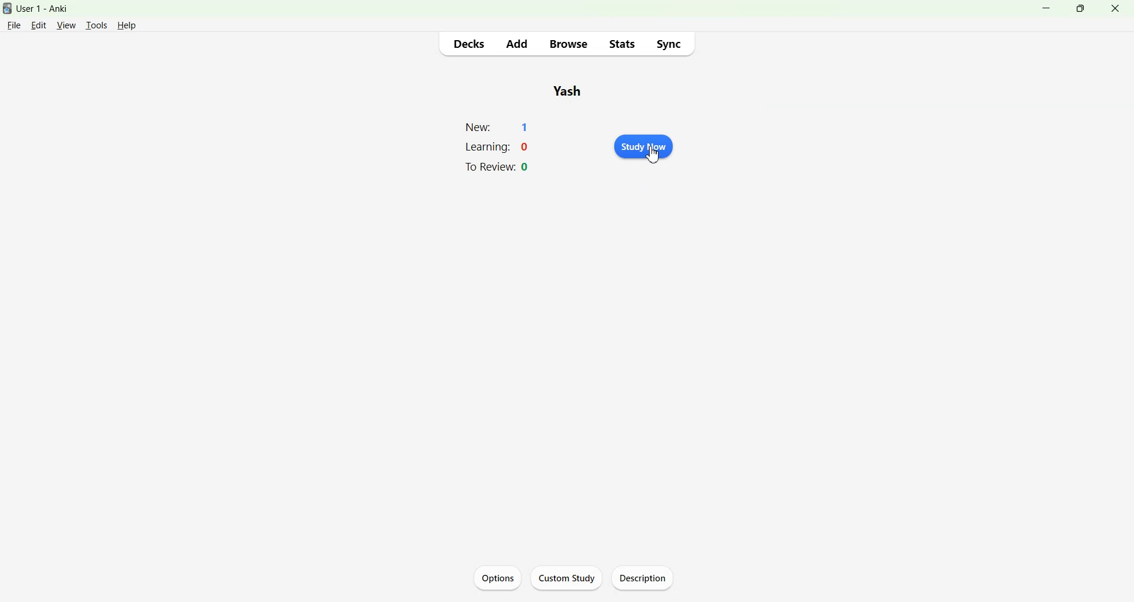 This screenshot has width=1134, height=602. Describe the element at coordinates (570, 577) in the screenshot. I see `Custom Study` at that location.